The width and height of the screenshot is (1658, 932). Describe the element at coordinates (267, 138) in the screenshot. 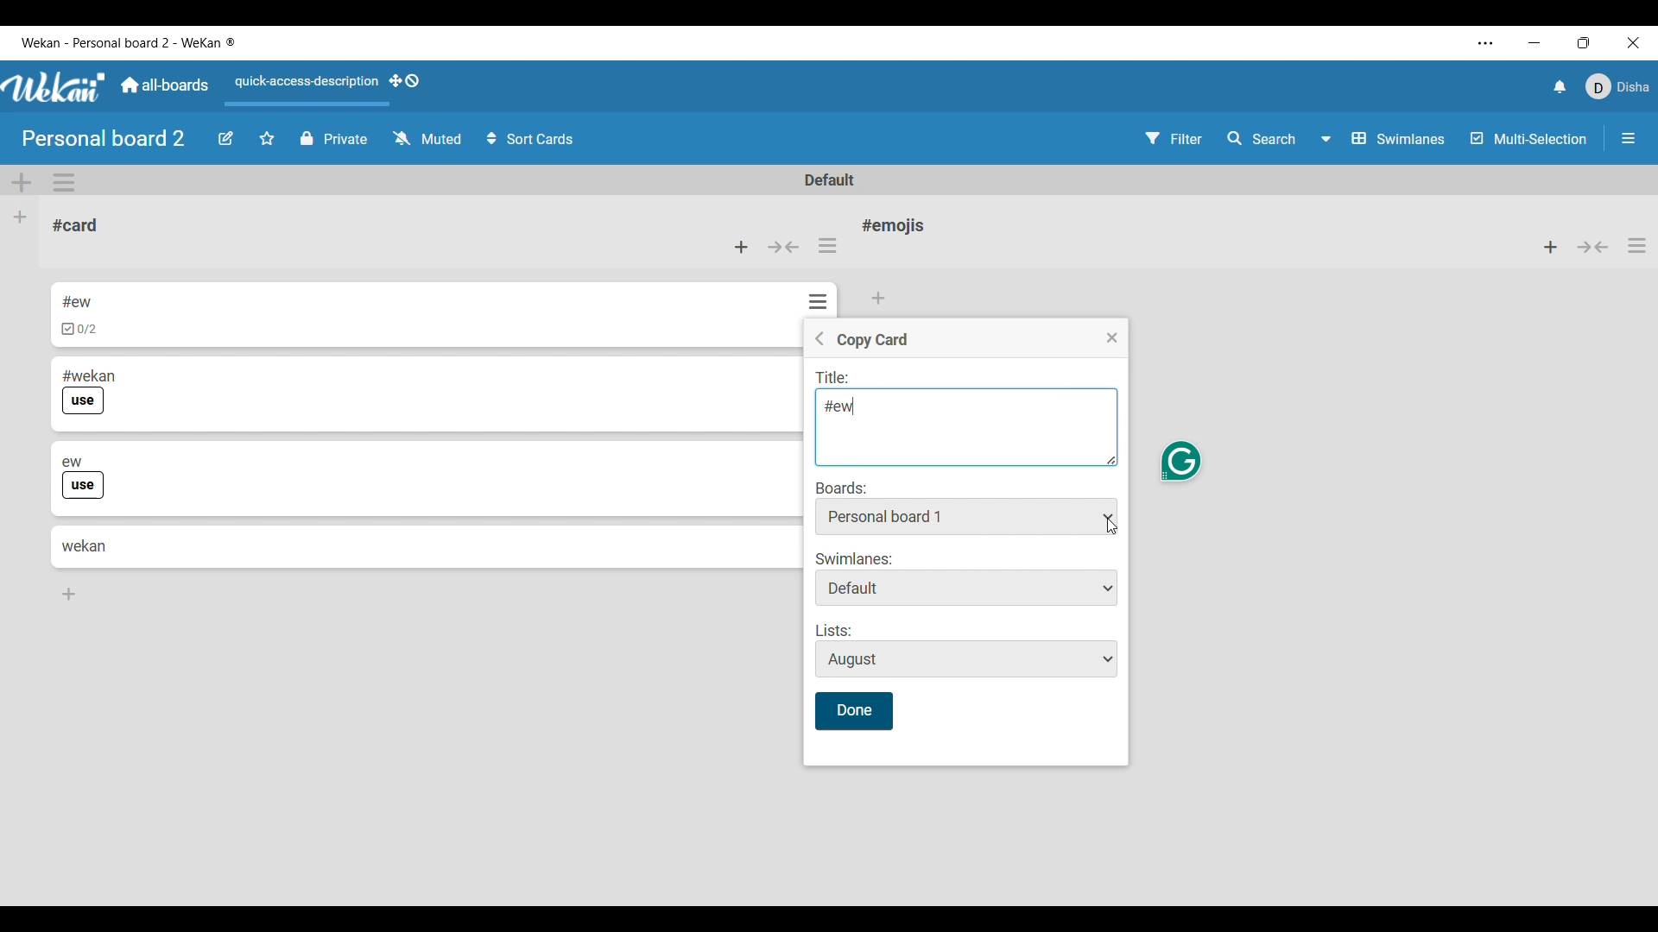

I see `Star board` at that location.